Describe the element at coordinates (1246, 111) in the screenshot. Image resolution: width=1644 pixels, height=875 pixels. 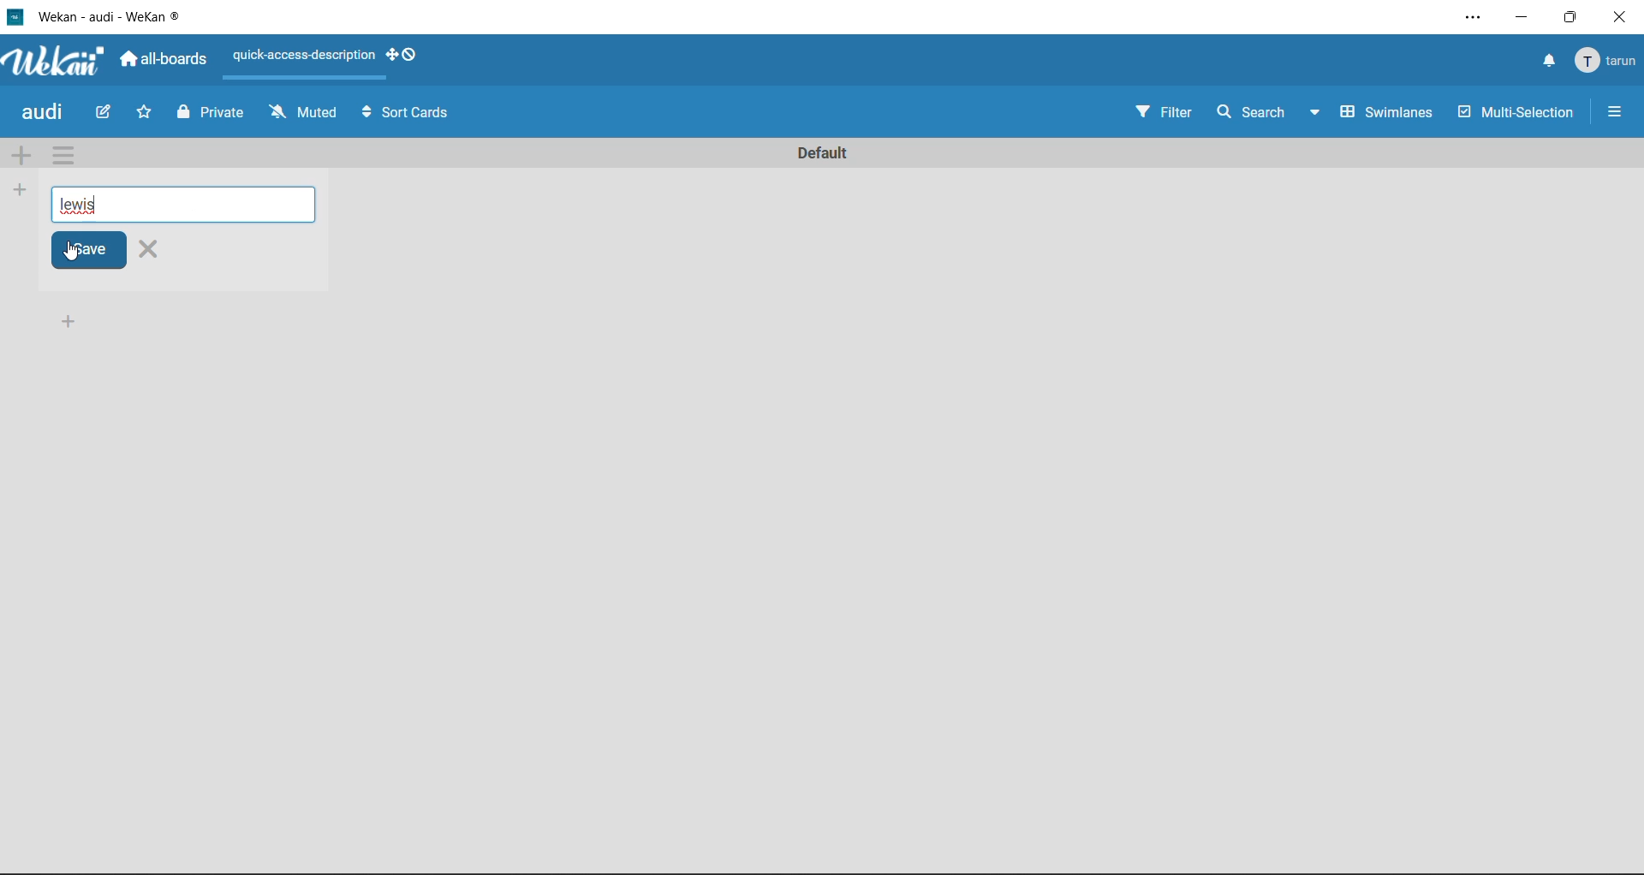
I see `search` at that location.